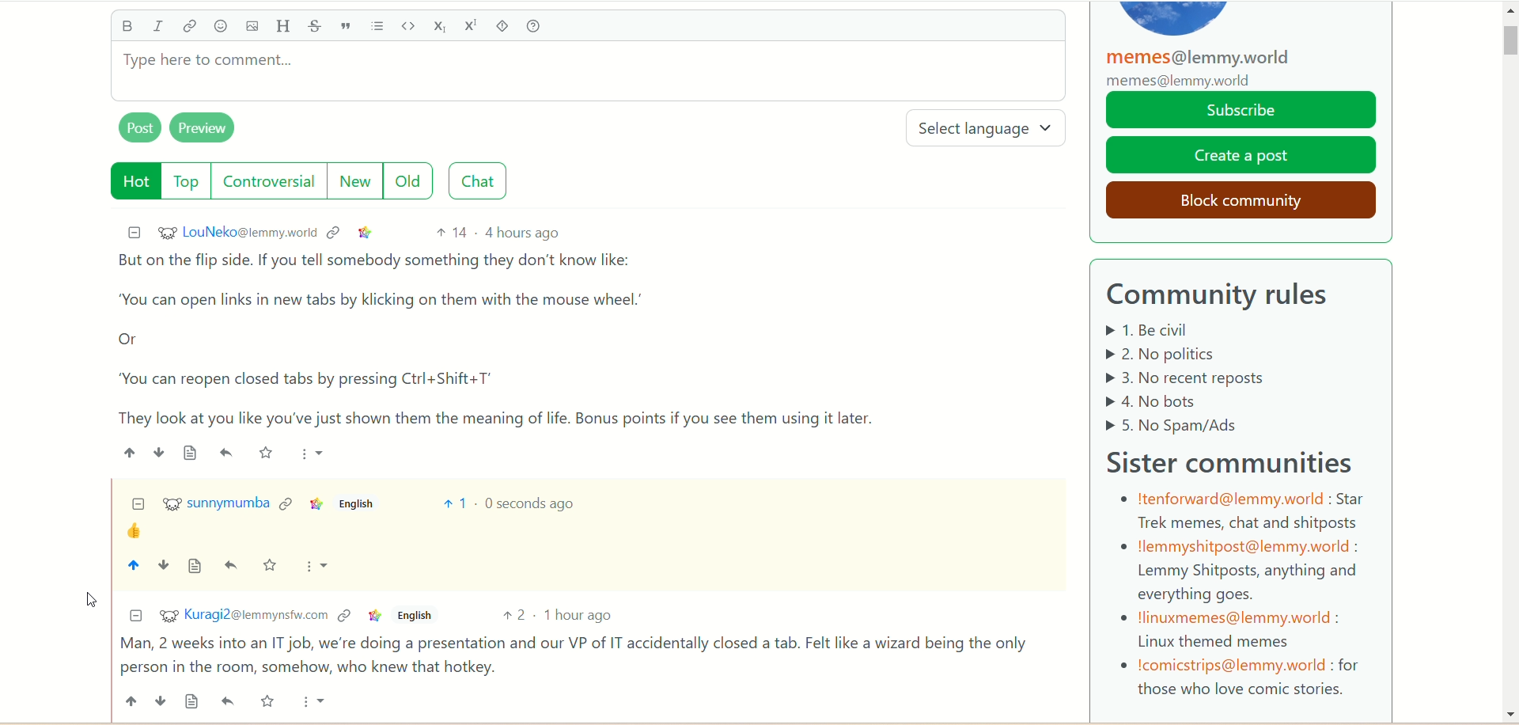  Describe the element at coordinates (267, 453) in the screenshot. I see `save` at that location.